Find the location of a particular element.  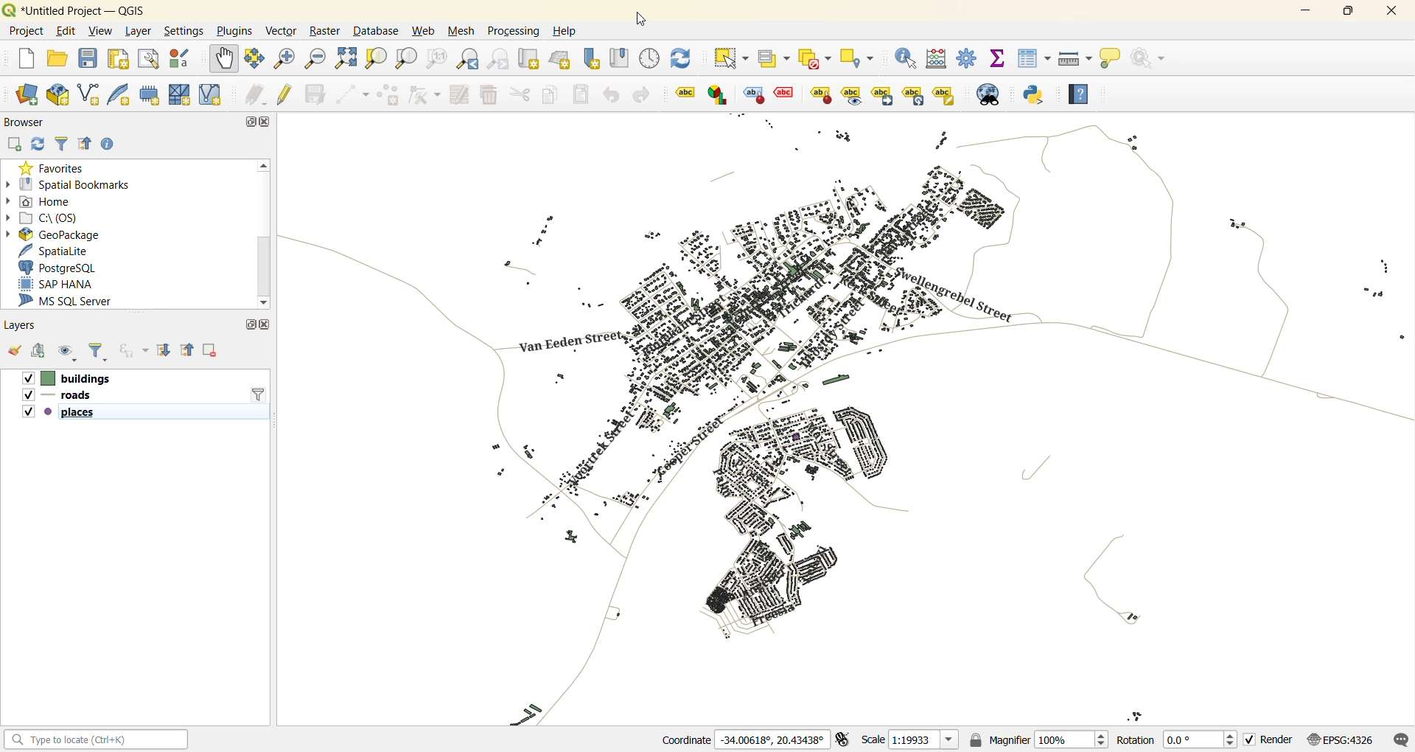

add is located at coordinates (13, 145).